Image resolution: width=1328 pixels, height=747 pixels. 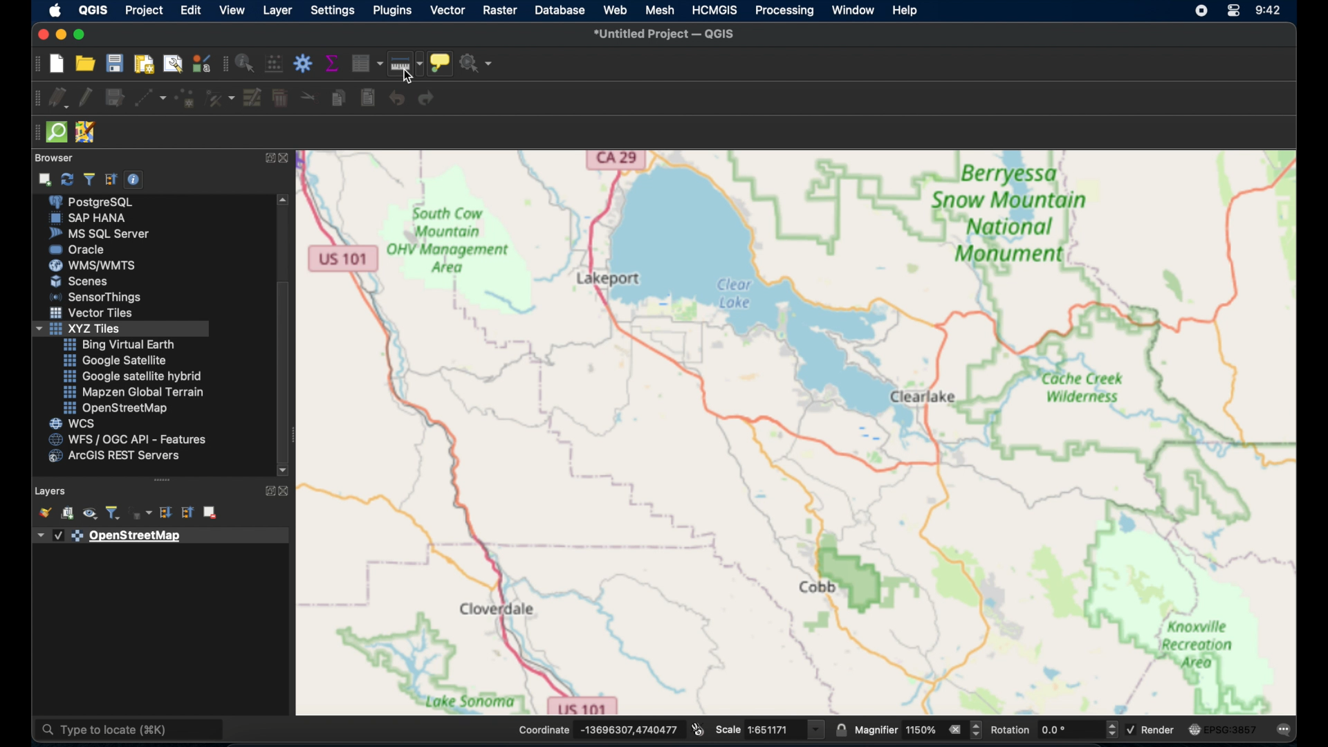 What do you see at coordinates (100, 203) in the screenshot?
I see `postgre sql` at bounding box center [100, 203].